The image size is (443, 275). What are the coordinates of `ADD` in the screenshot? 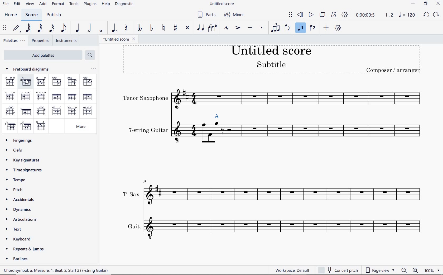 It's located at (326, 28).